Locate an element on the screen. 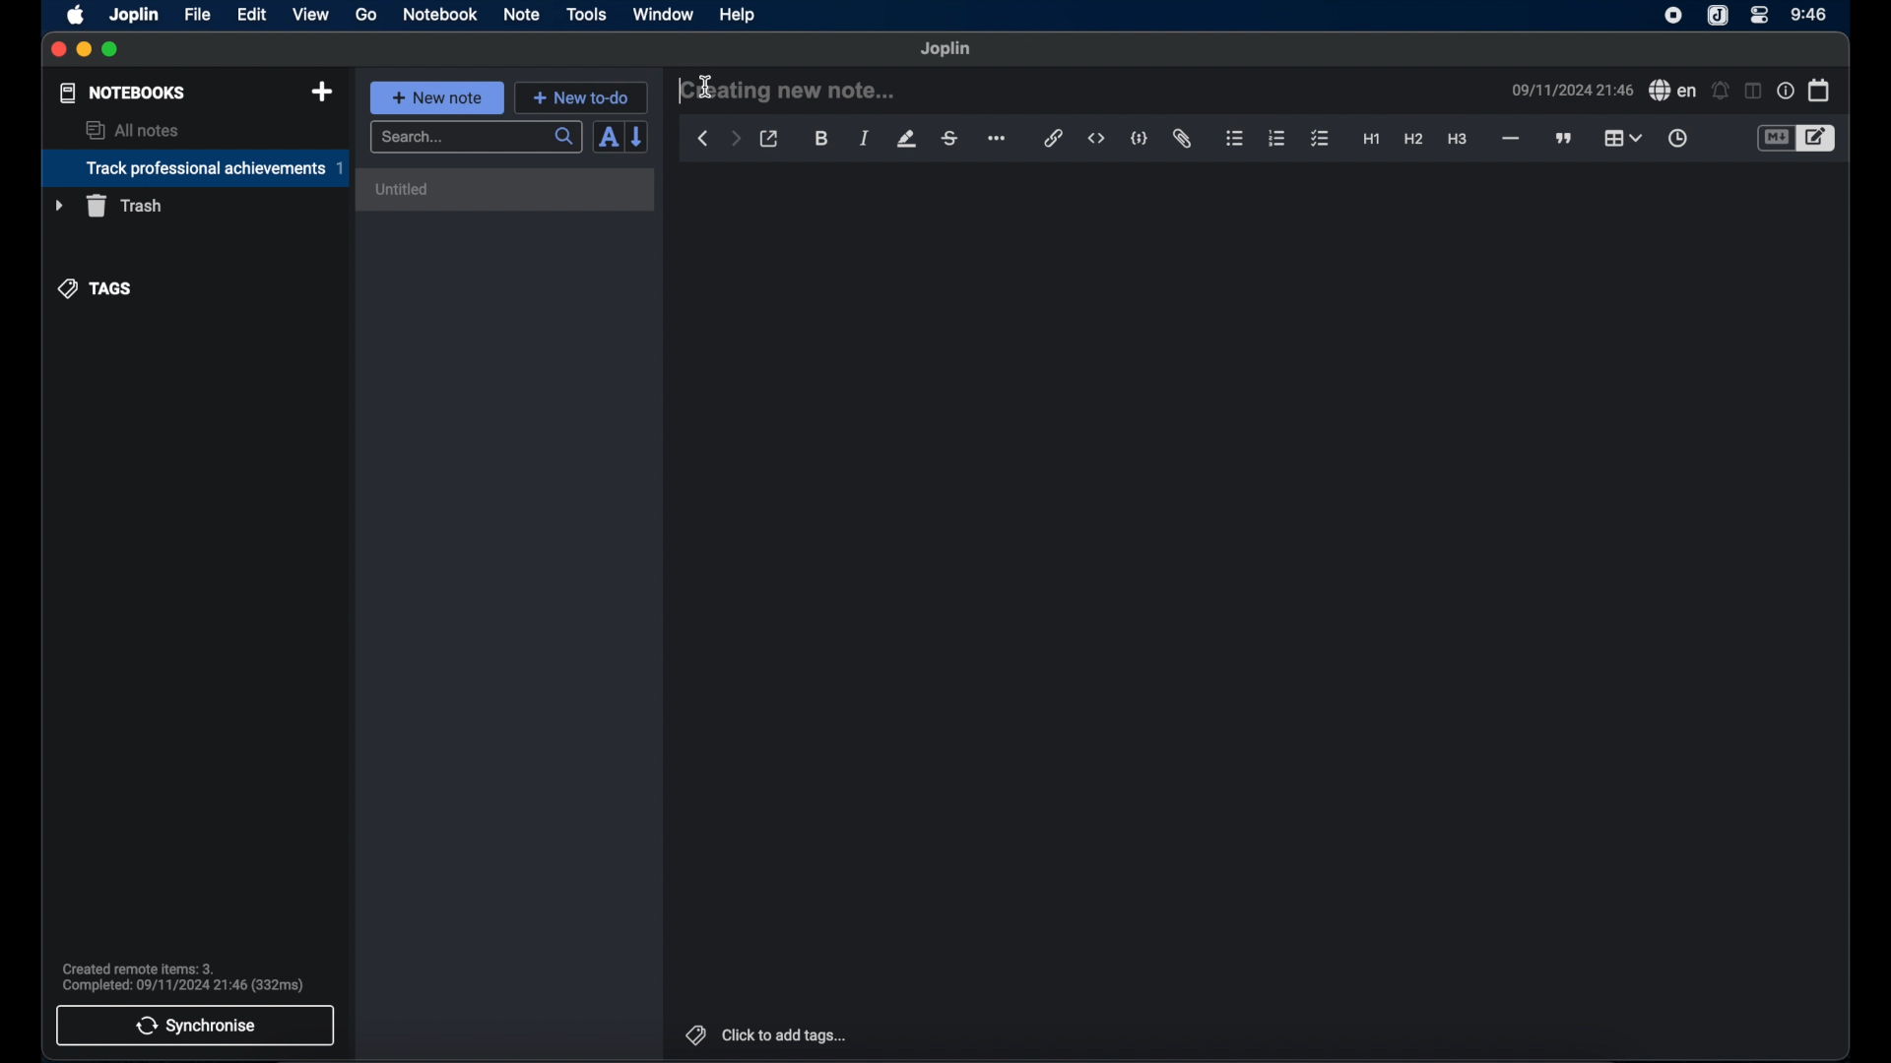 The width and height of the screenshot is (1891, 1063). checklist is located at coordinates (1320, 139).